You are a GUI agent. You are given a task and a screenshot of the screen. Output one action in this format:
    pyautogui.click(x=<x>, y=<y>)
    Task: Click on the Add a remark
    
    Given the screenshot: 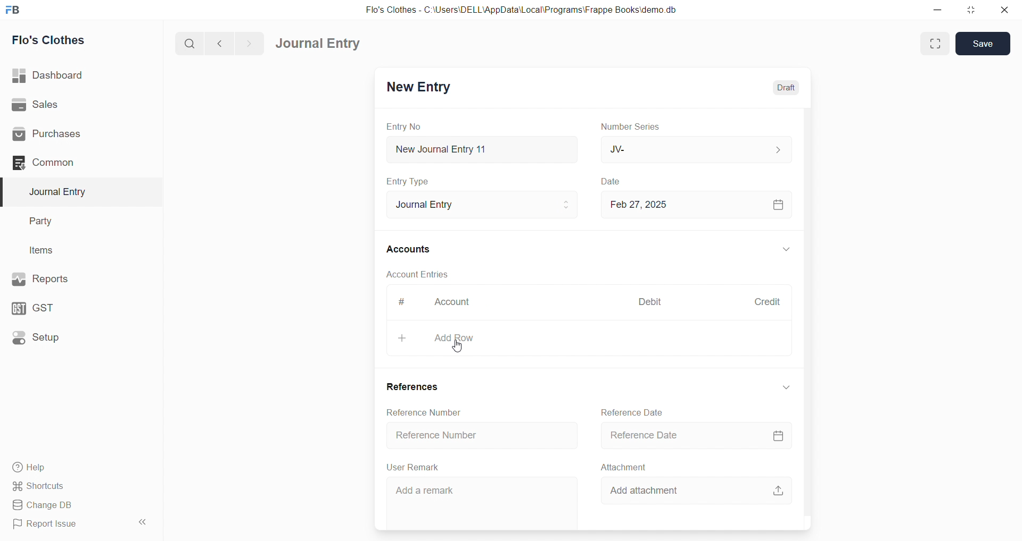 What is the action you would take?
    pyautogui.click(x=481, y=503)
    